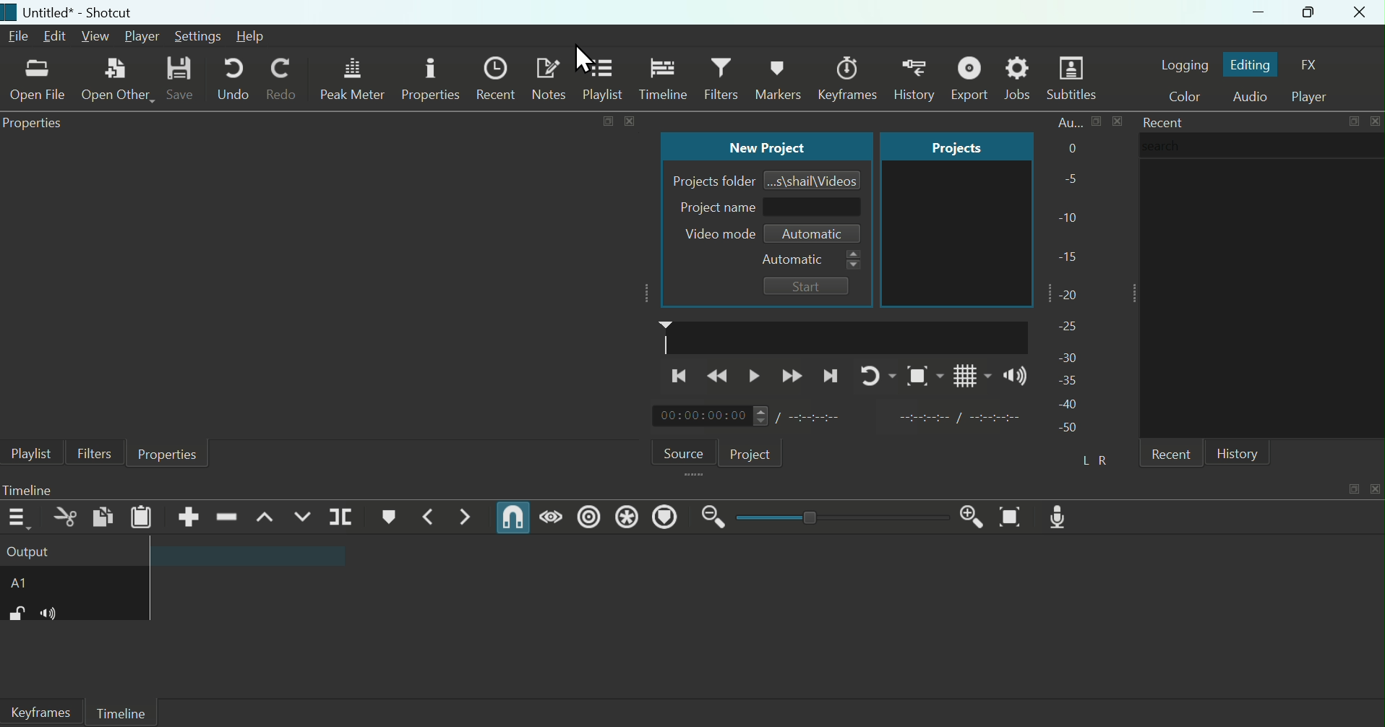 This screenshot has height=727, width=1385. I want to click on Re-Play, so click(871, 374).